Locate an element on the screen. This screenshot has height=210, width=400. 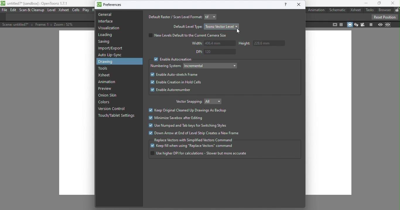
Loading is located at coordinates (106, 35).